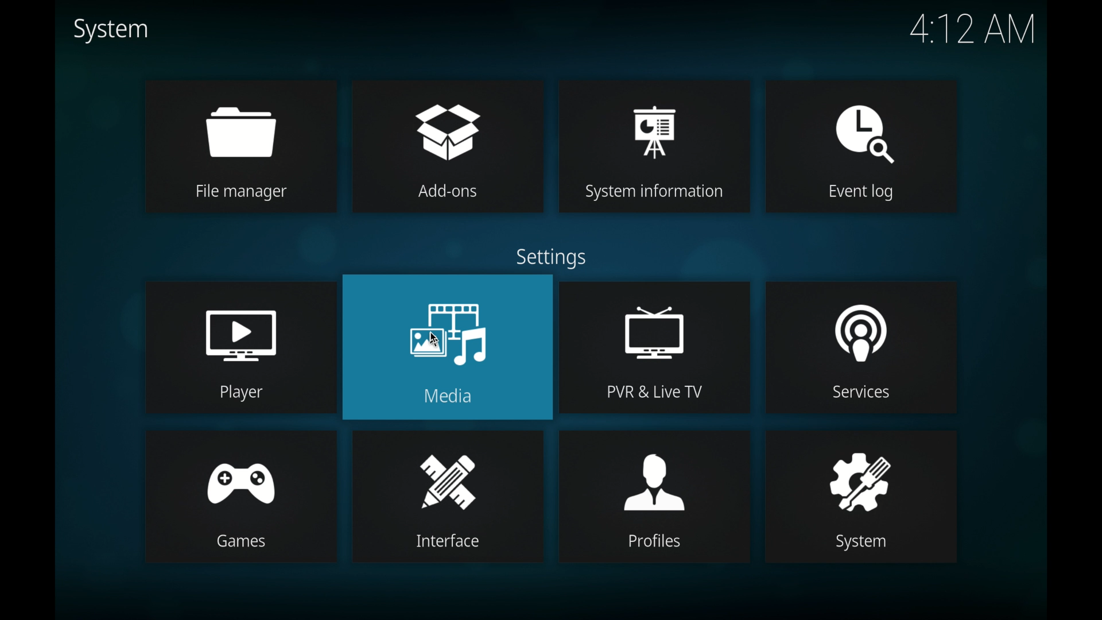  What do you see at coordinates (969, 33) in the screenshot?
I see `4:12 AM` at bounding box center [969, 33].